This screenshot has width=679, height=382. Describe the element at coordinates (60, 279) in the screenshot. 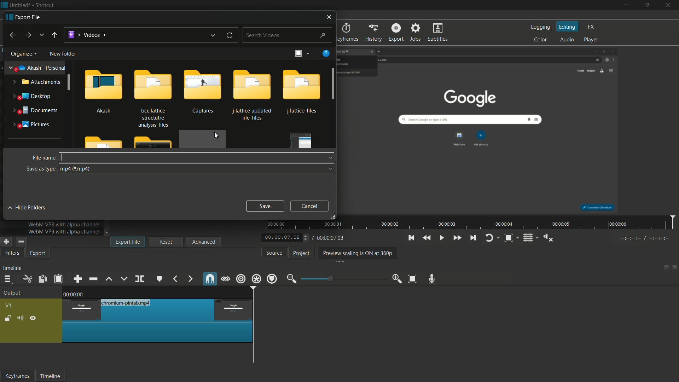

I see `paste` at that location.